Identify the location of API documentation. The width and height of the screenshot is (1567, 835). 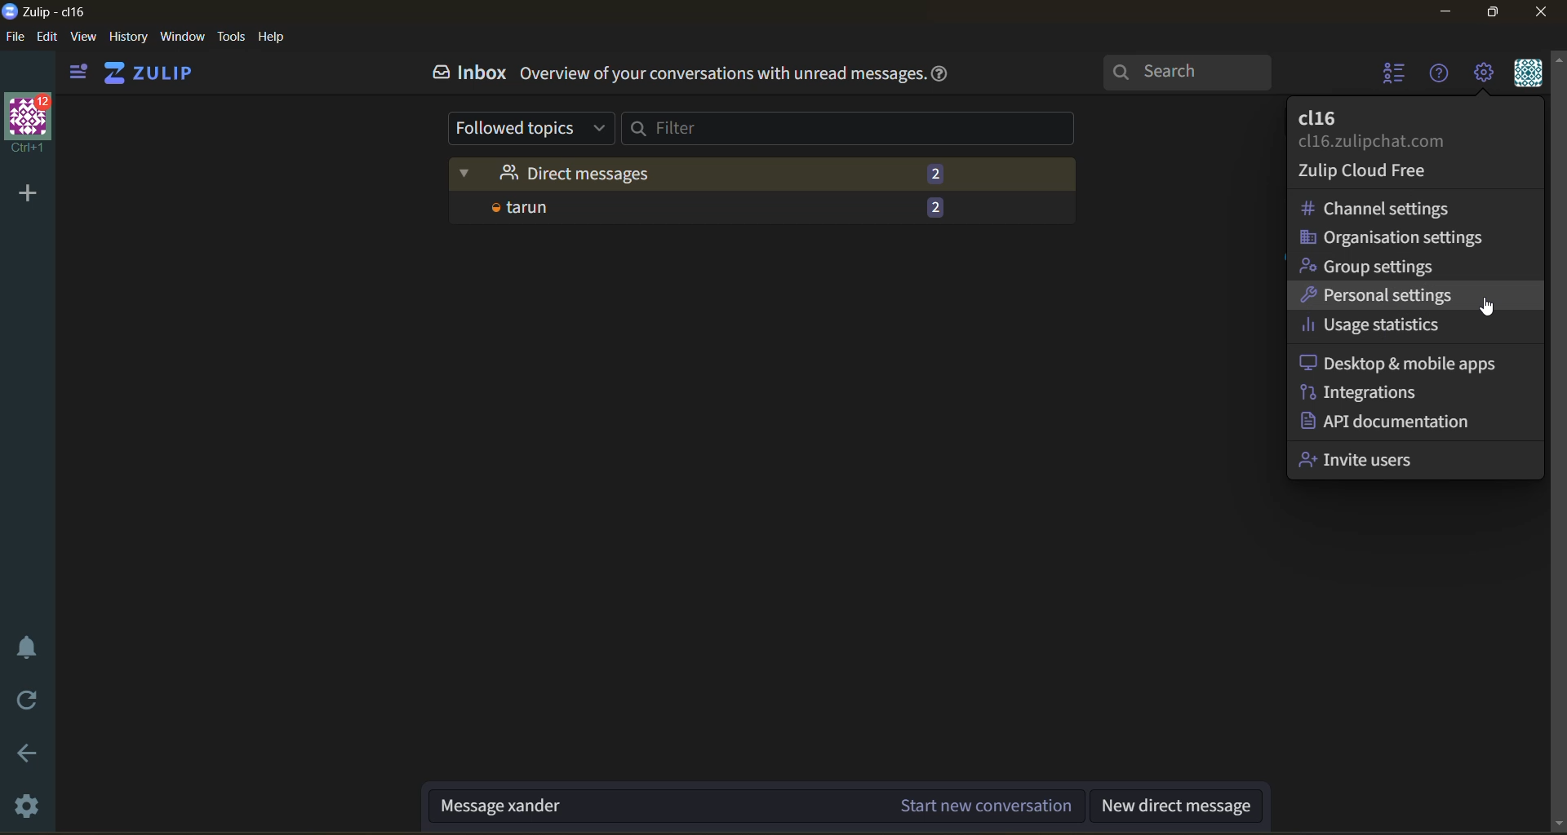
(1388, 422).